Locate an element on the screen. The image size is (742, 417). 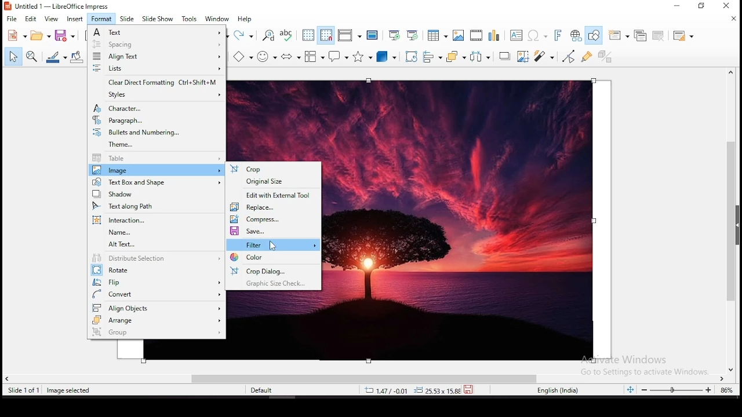
scroll bar is located at coordinates (366, 378).